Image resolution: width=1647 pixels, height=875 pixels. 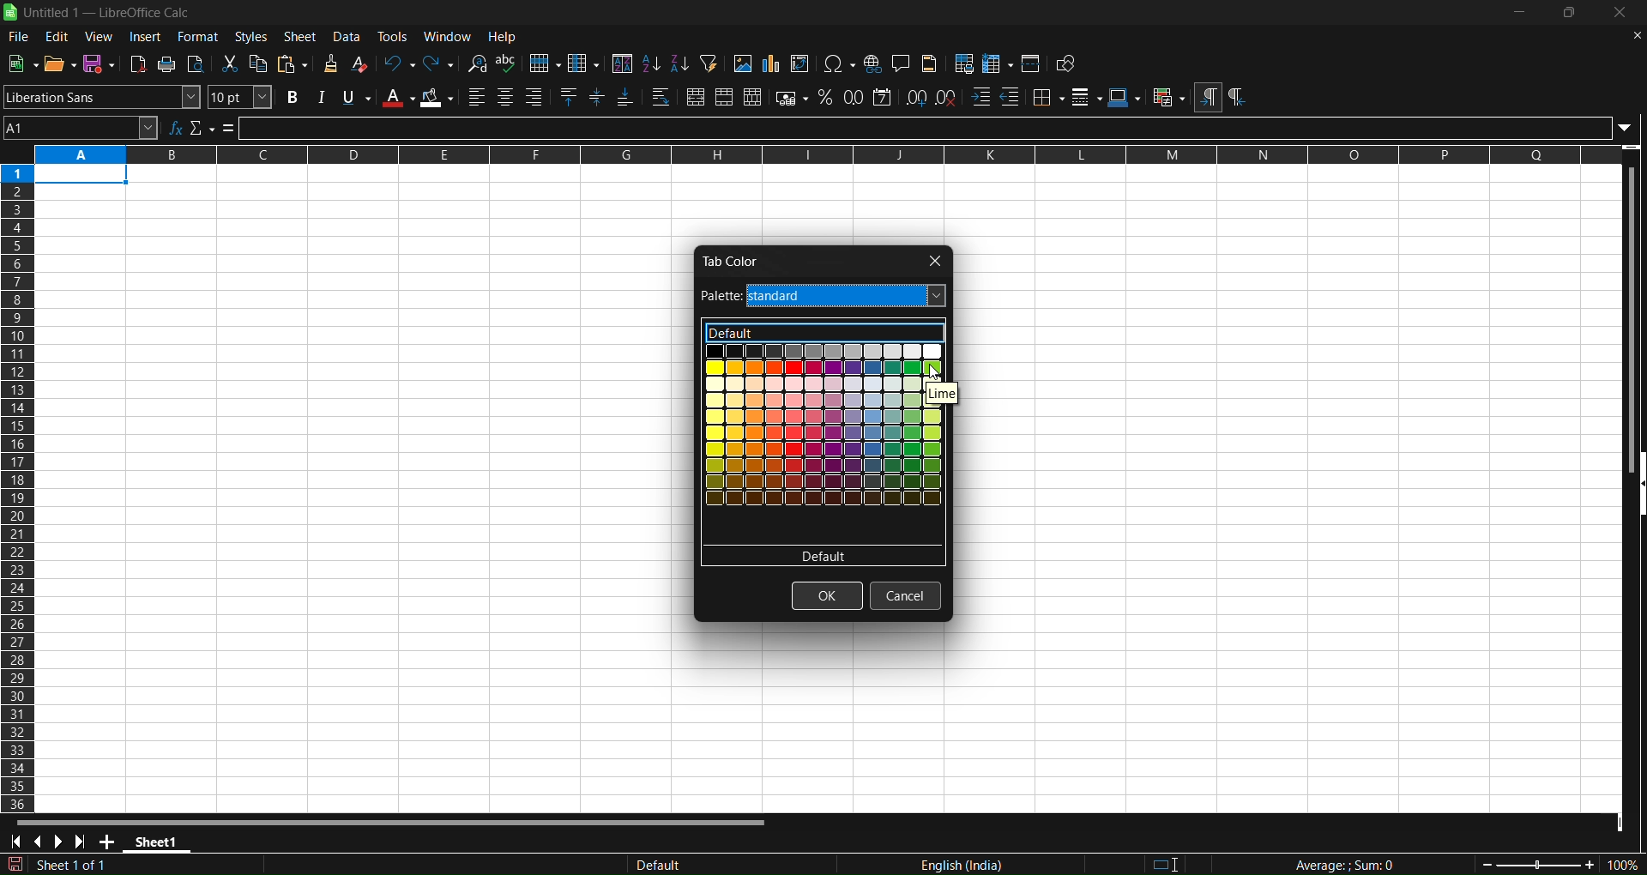 What do you see at coordinates (1207, 98) in the screenshot?
I see `left to right` at bounding box center [1207, 98].